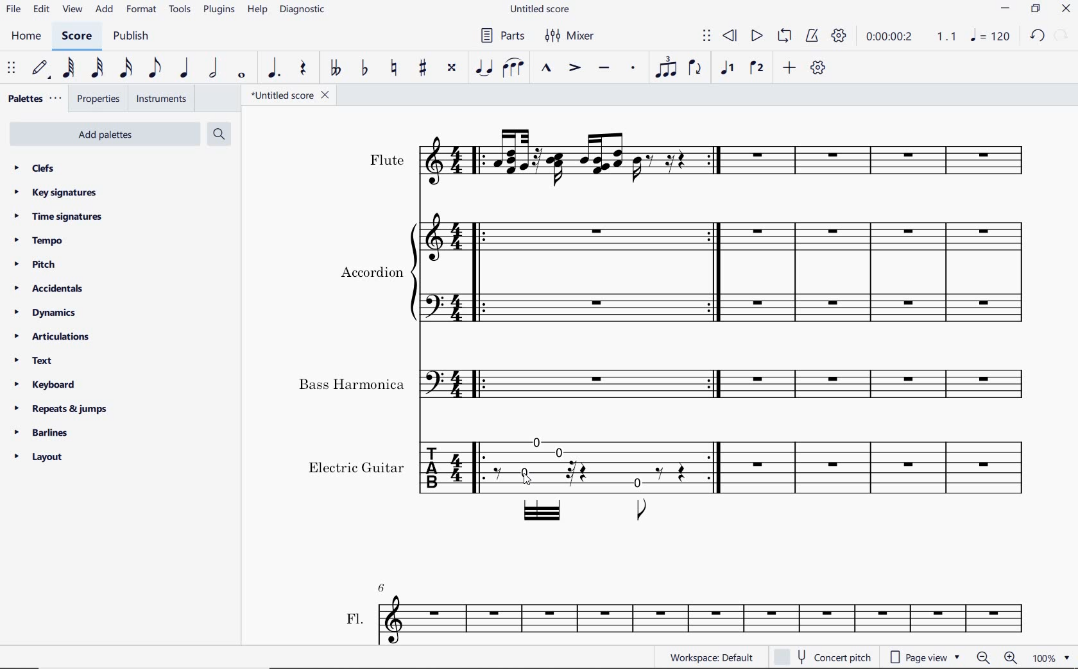 Image resolution: width=1078 pixels, height=669 pixels. Describe the element at coordinates (61, 409) in the screenshot. I see `repeats & jumps` at that location.